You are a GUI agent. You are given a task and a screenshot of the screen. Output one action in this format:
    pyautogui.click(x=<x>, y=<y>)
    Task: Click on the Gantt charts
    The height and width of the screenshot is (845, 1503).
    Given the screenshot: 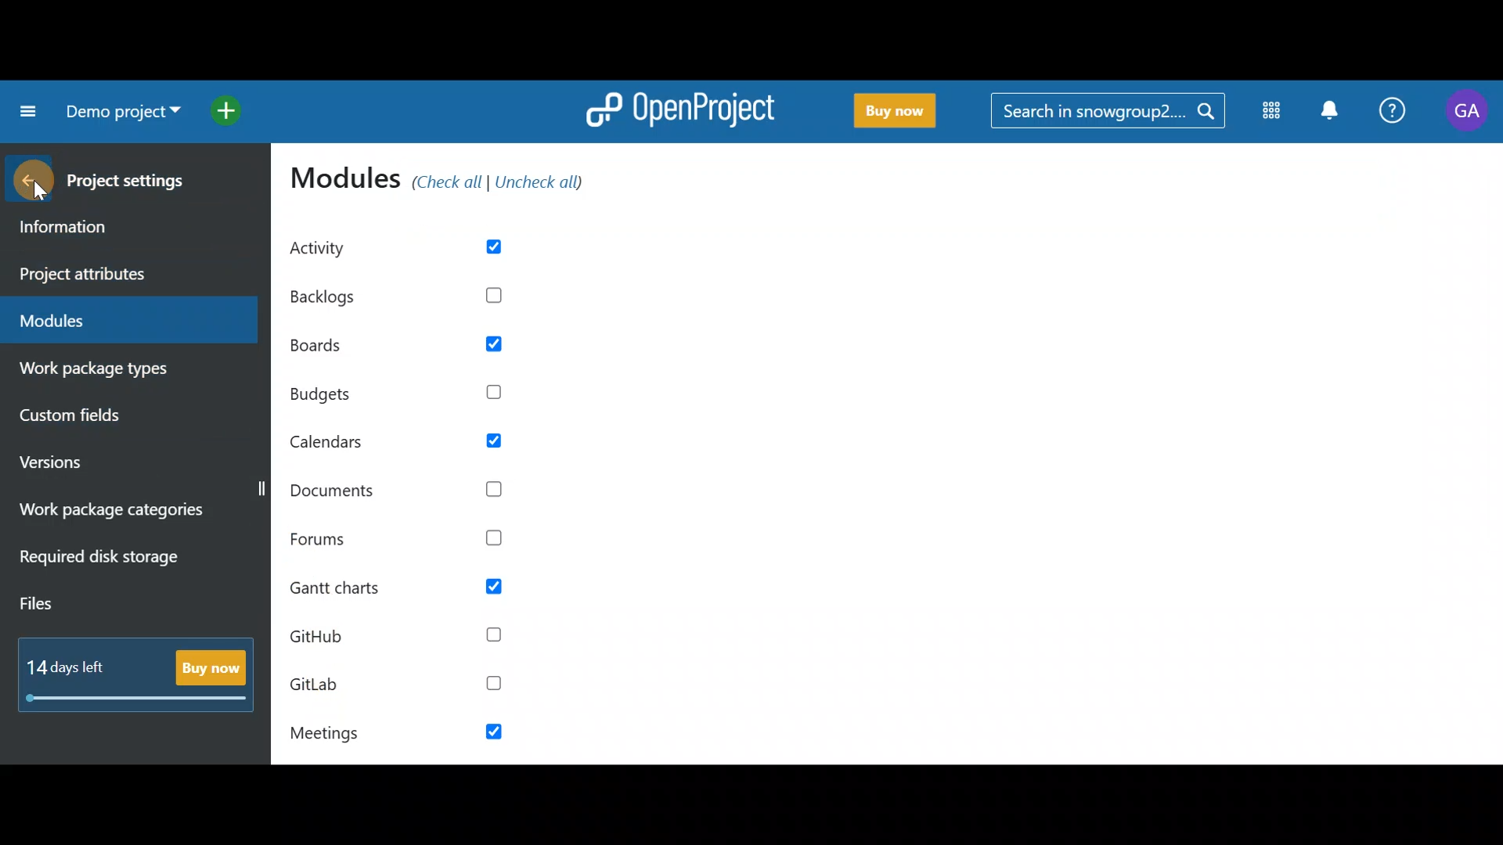 What is the action you would take?
    pyautogui.click(x=407, y=588)
    